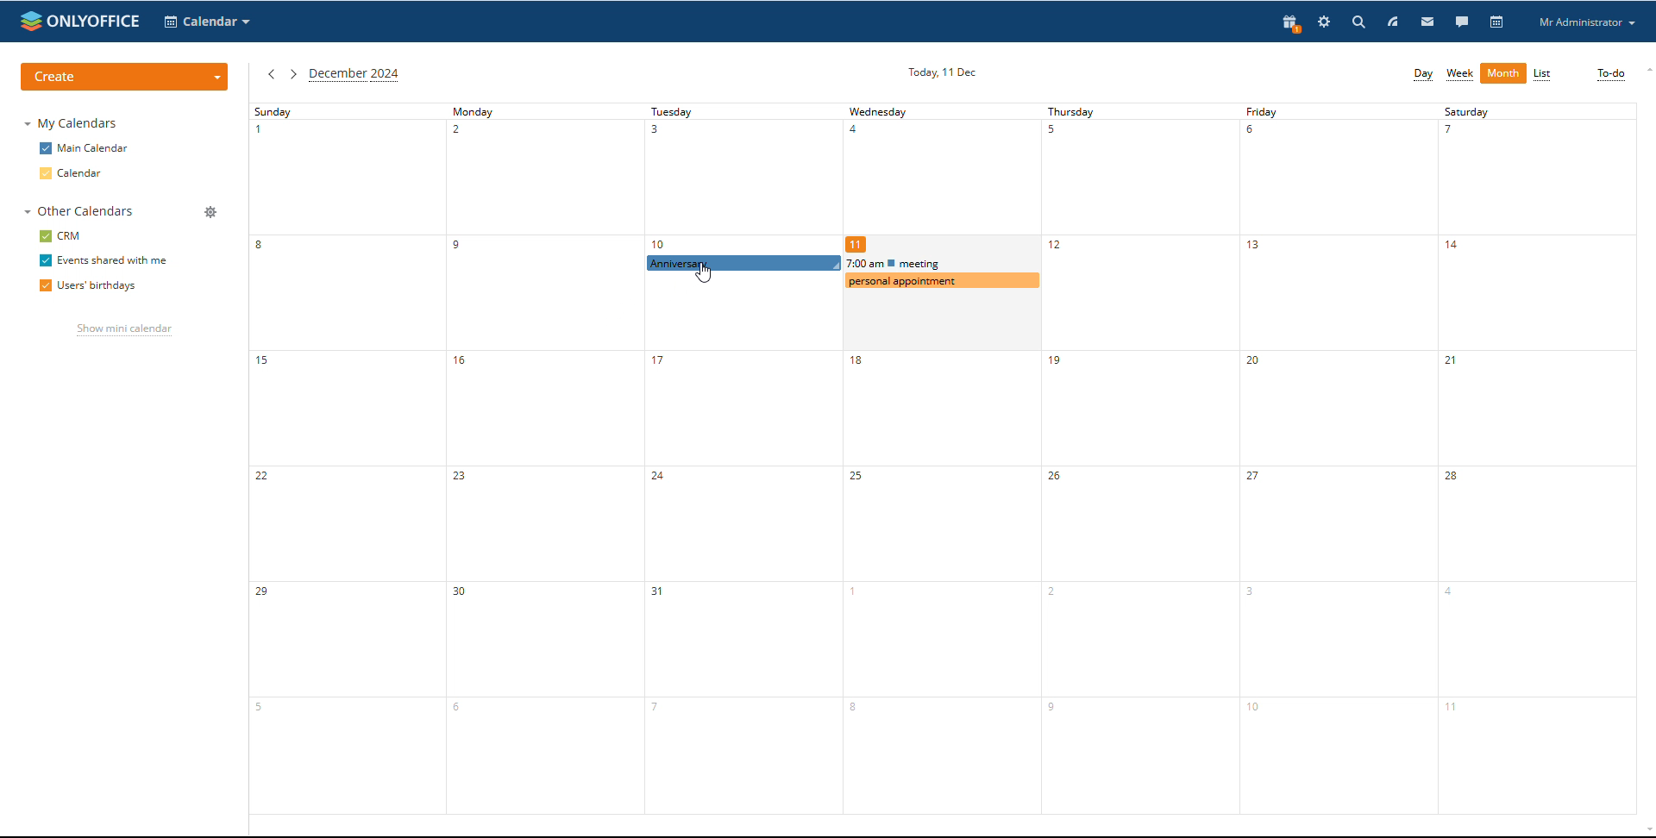 This screenshot has width=1656, height=838. What do you see at coordinates (348, 459) in the screenshot?
I see `sunday` at bounding box center [348, 459].